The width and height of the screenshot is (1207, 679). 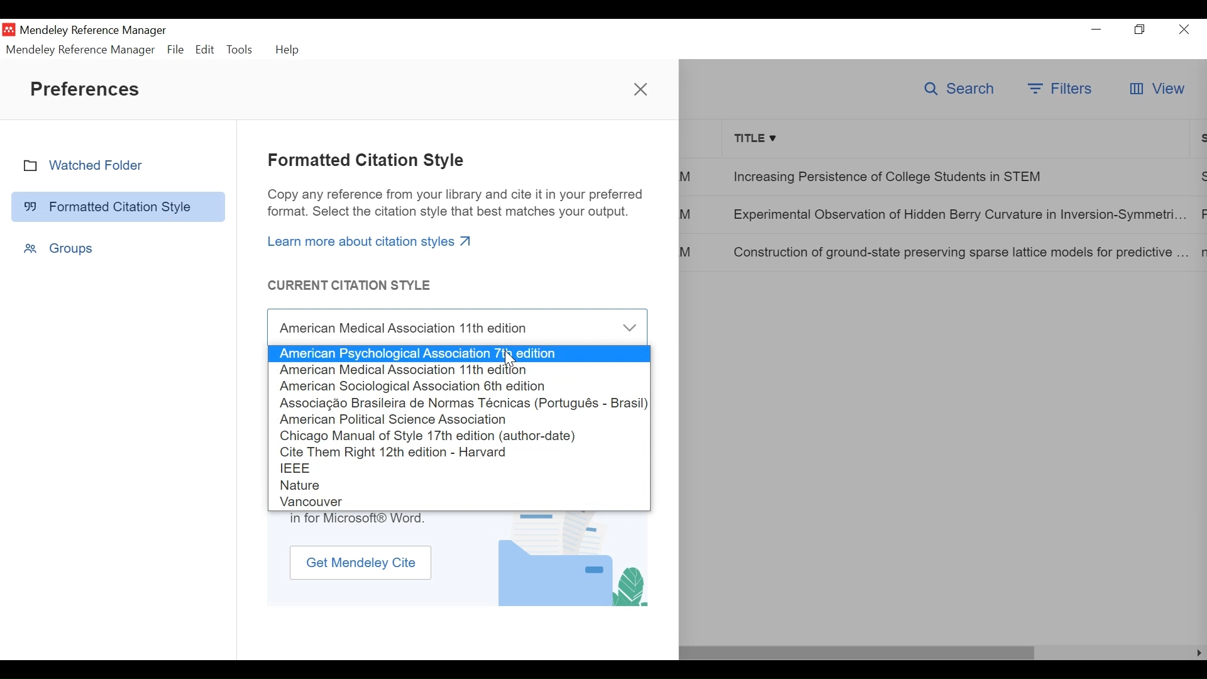 What do you see at coordinates (461, 453) in the screenshot?
I see `Cite Them Right 12th Edition` at bounding box center [461, 453].